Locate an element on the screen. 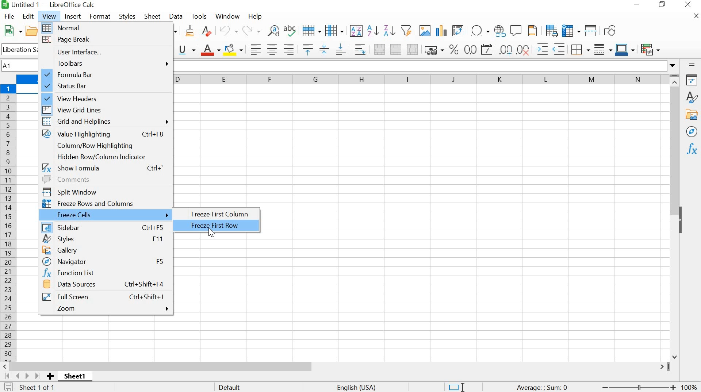  FREEZE FIRST ROW is located at coordinates (221, 226).